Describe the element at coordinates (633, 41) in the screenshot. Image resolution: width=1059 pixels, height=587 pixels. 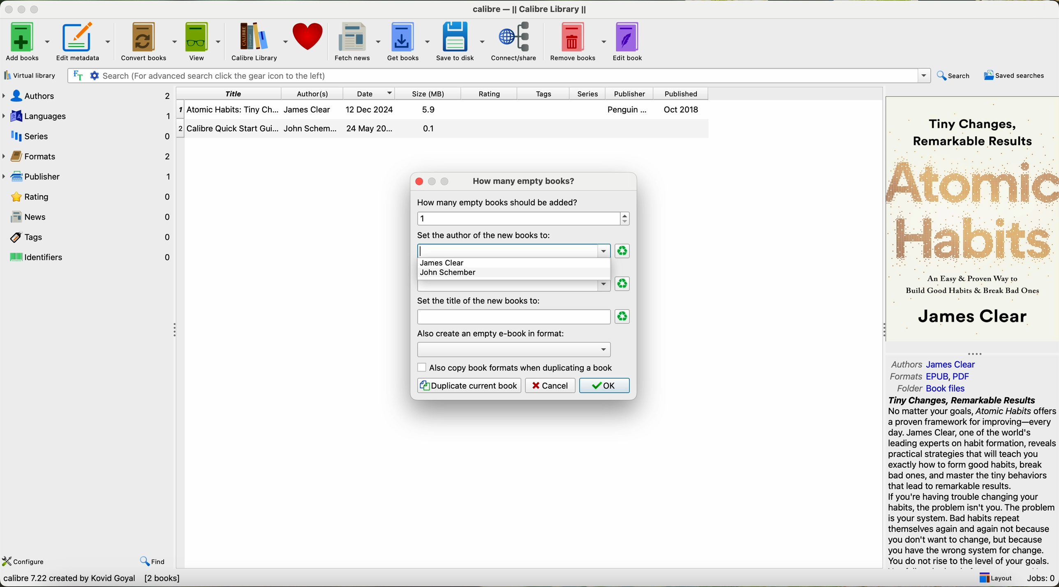
I see `edit book` at that location.